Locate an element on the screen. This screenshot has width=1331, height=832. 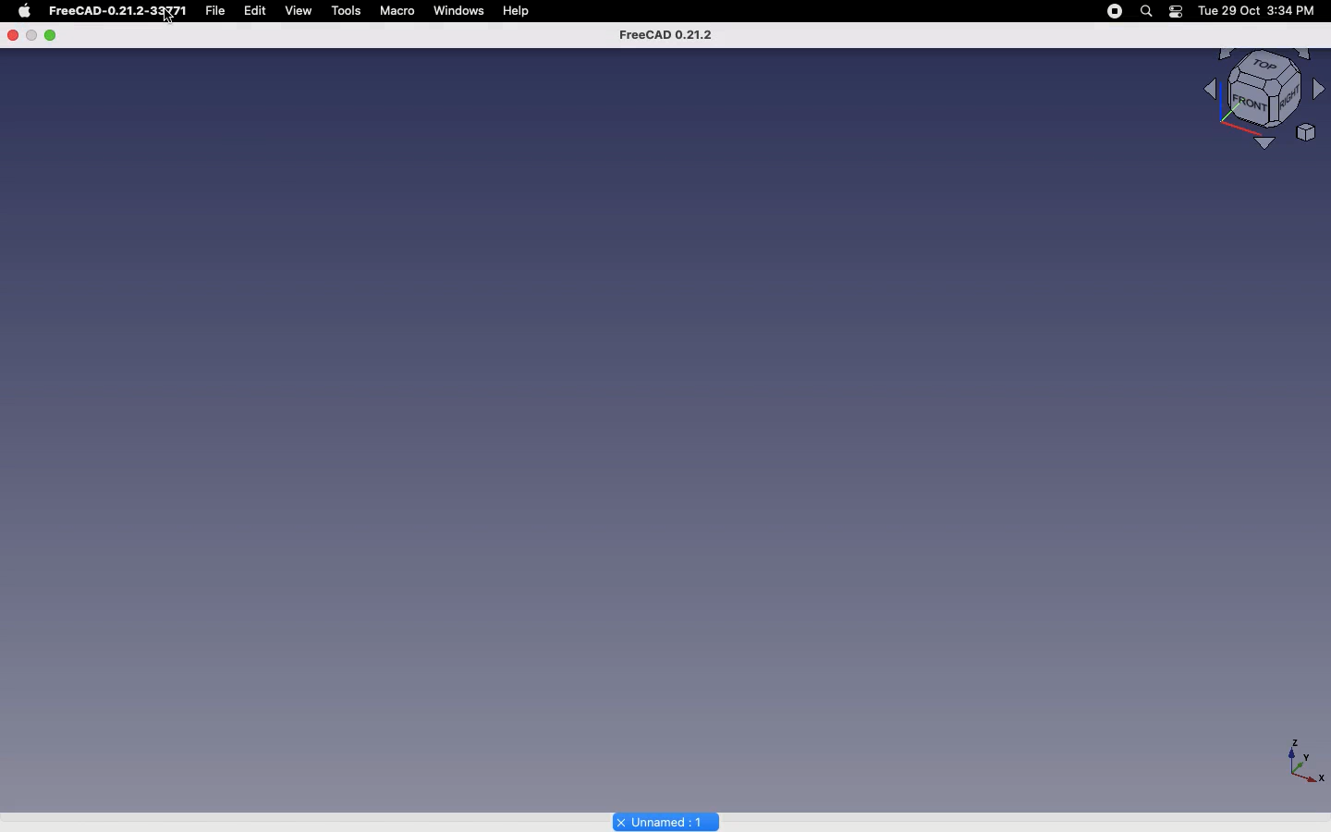
search is located at coordinates (1145, 11).